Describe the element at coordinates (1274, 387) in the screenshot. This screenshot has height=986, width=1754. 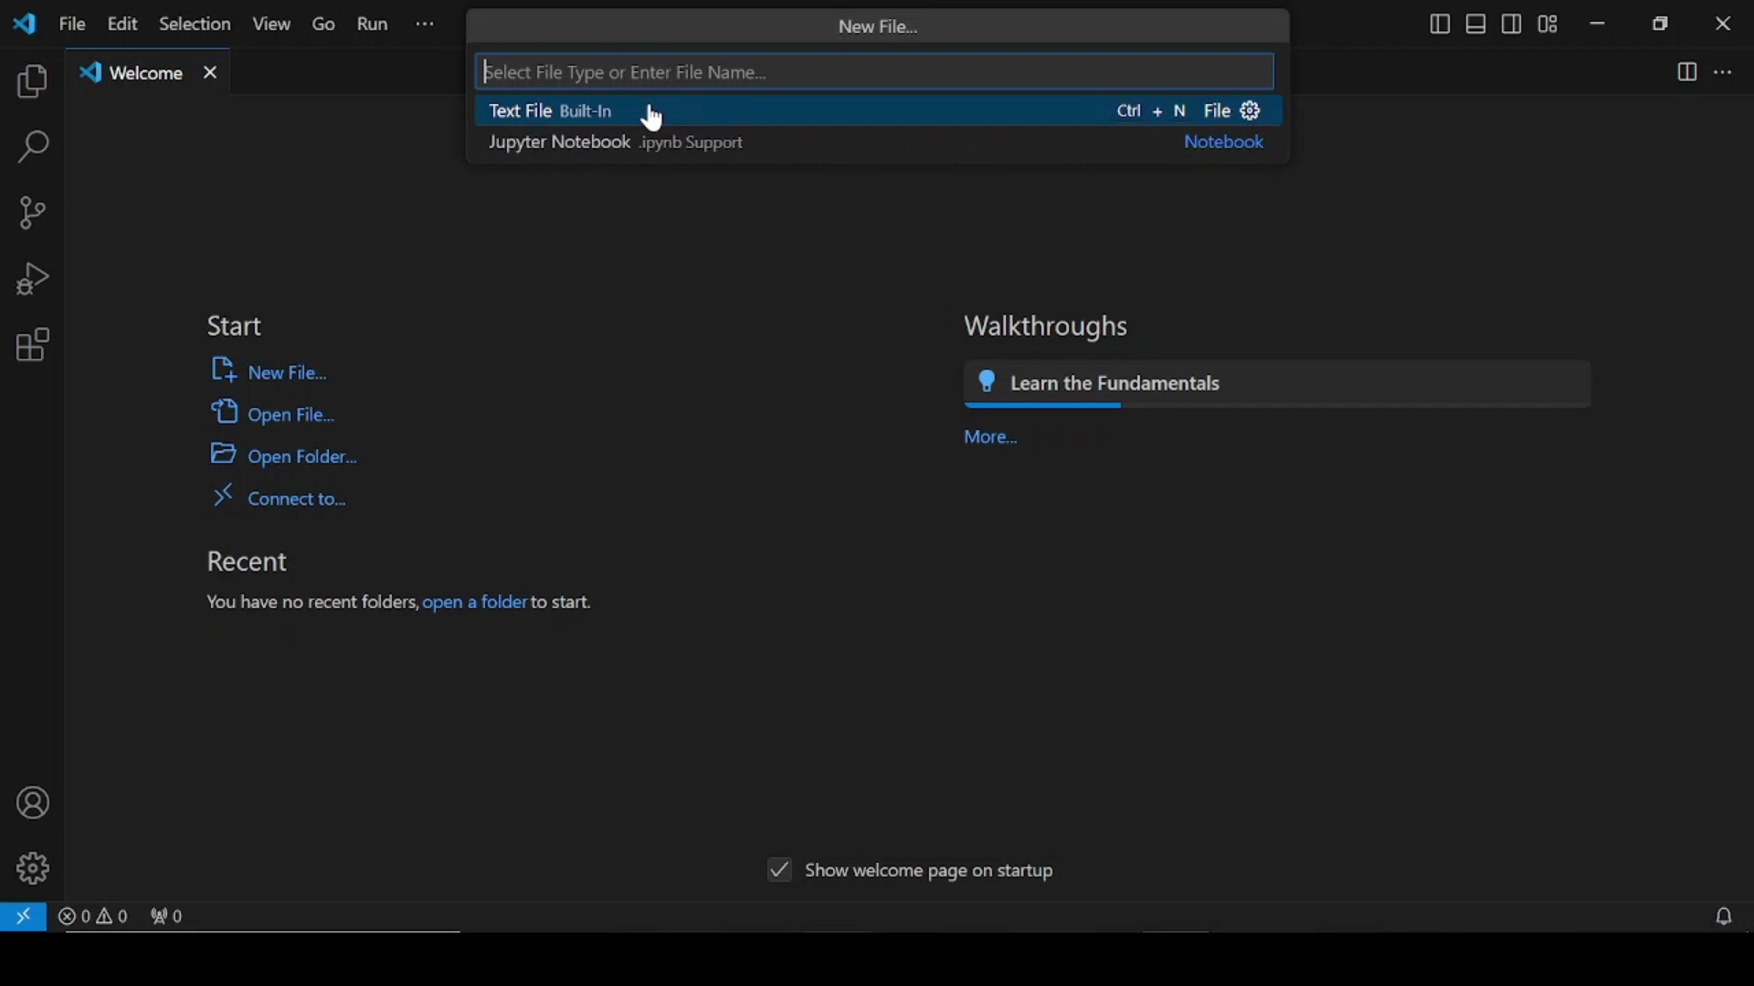
I see `learn the fundamentals` at that location.